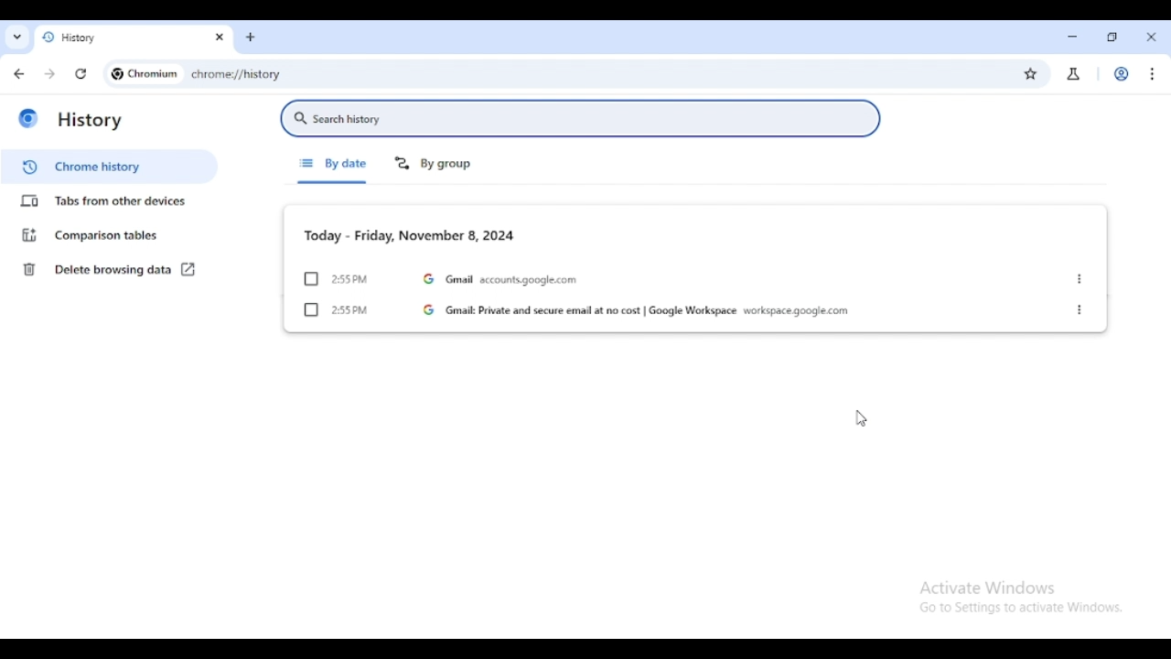  I want to click on click to go forward, so click(49, 74).